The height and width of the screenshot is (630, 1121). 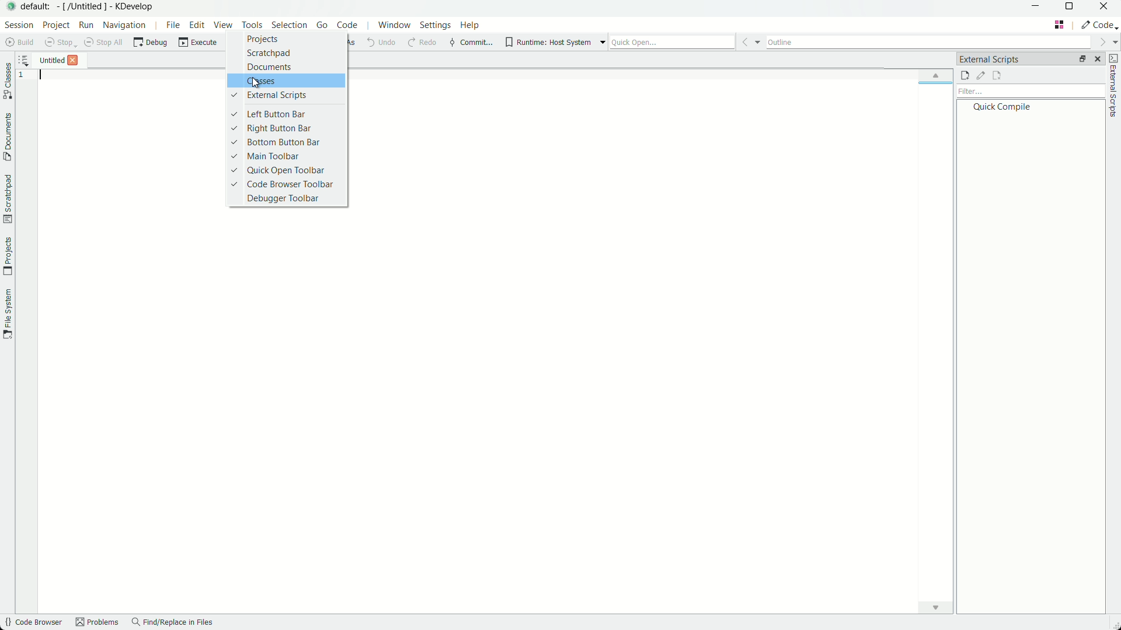 What do you see at coordinates (471, 43) in the screenshot?
I see `commit` at bounding box center [471, 43].